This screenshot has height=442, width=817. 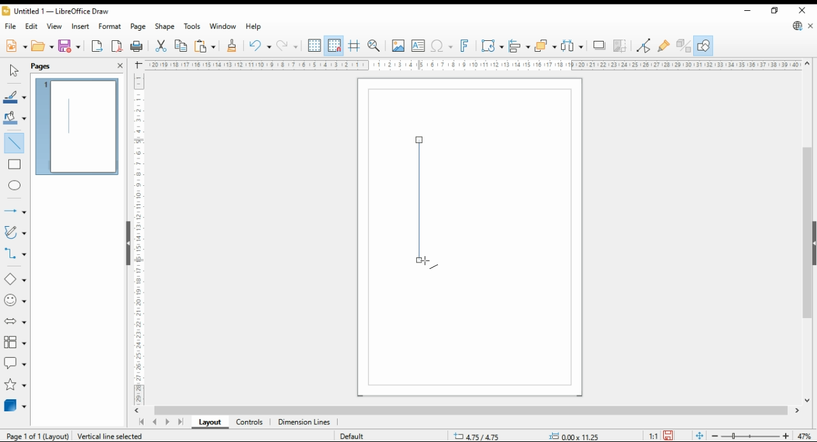 What do you see at coordinates (714, 435) in the screenshot?
I see `decrease zoom` at bounding box center [714, 435].